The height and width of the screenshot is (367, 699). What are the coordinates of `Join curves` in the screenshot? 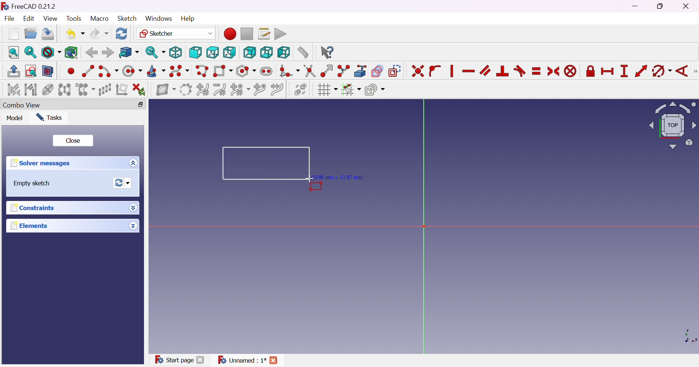 It's located at (277, 90).